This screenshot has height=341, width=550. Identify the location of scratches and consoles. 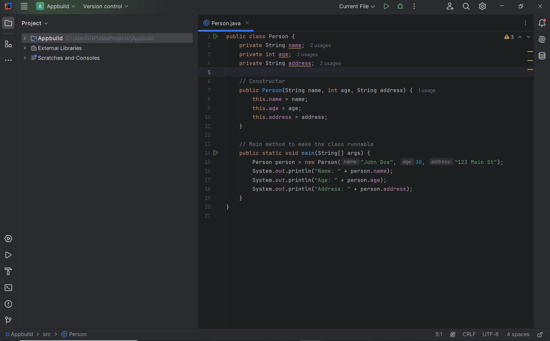
(63, 58).